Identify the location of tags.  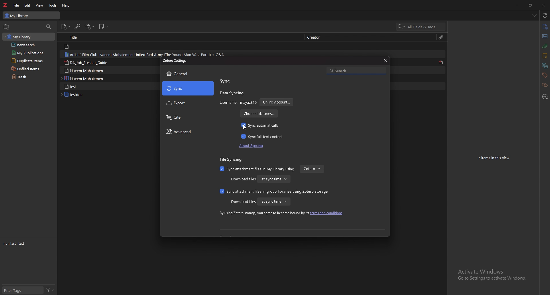
(544, 75).